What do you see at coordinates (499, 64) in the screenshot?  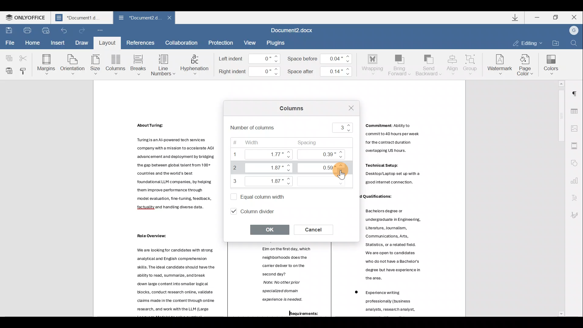 I see `Watermark` at bounding box center [499, 64].